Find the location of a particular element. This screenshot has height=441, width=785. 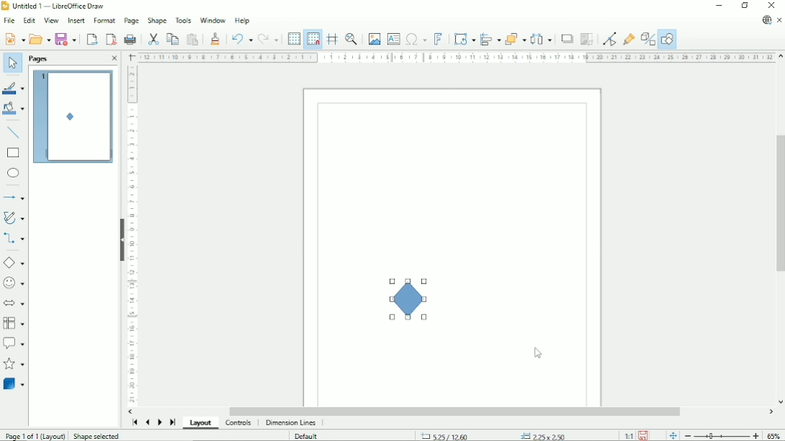

Show draw functions is located at coordinates (668, 39).